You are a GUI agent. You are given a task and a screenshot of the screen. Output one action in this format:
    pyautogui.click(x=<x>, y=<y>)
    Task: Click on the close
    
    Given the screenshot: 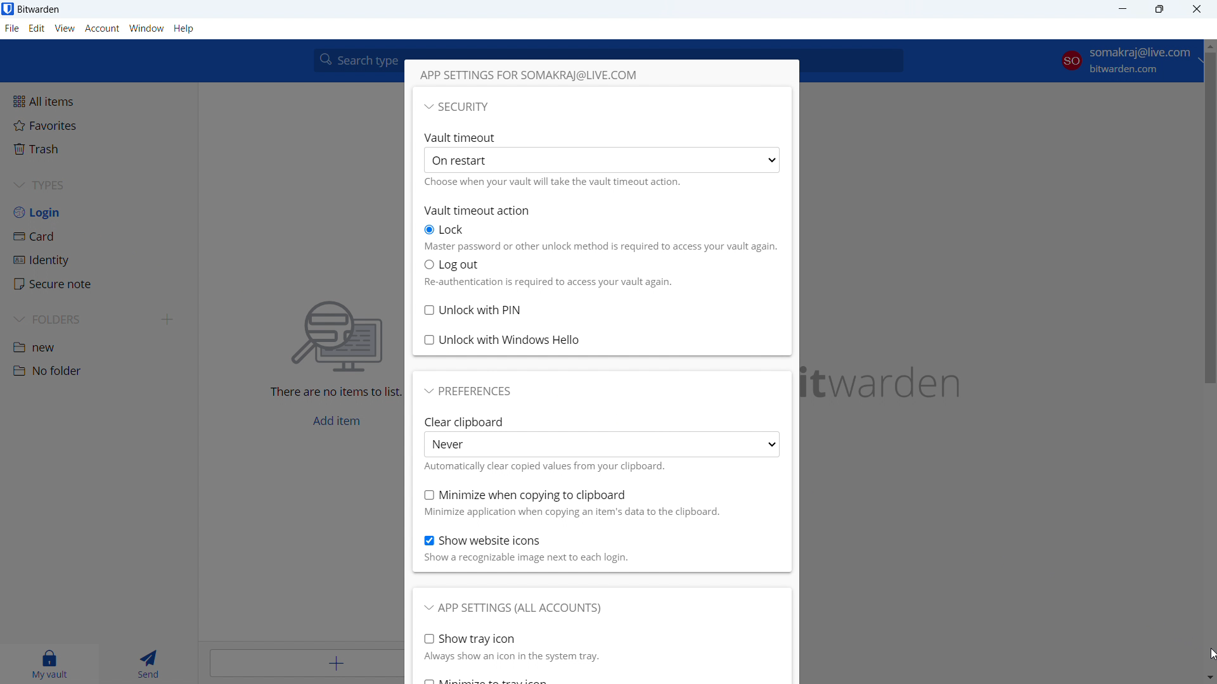 What is the action you would take?
    pyautogui.click(x=1197, y=9)
    